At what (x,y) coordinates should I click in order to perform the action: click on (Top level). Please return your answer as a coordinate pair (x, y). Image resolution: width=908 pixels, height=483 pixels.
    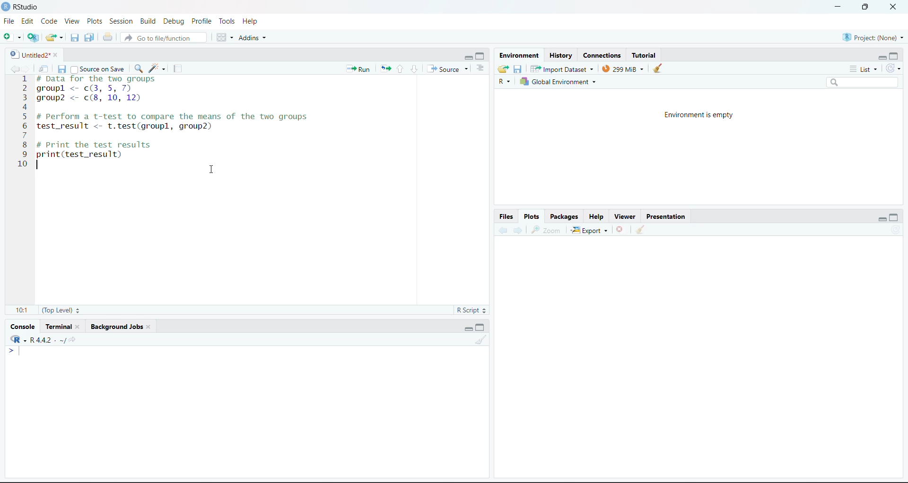
    Looking at the image, I should click on (61, 310).